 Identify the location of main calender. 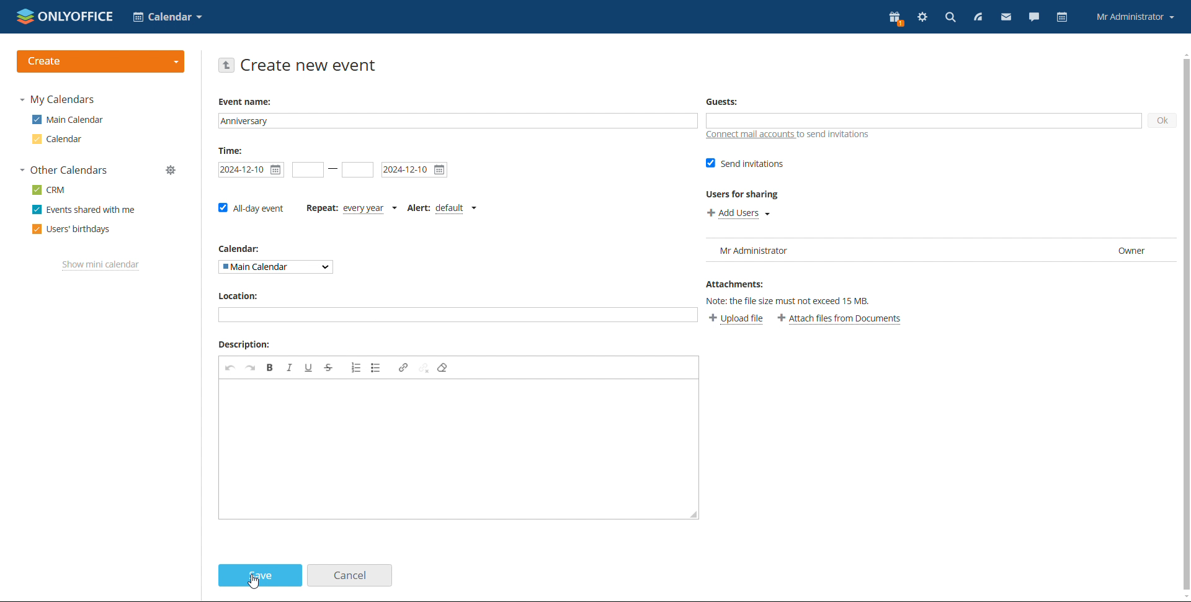
(66, 122).